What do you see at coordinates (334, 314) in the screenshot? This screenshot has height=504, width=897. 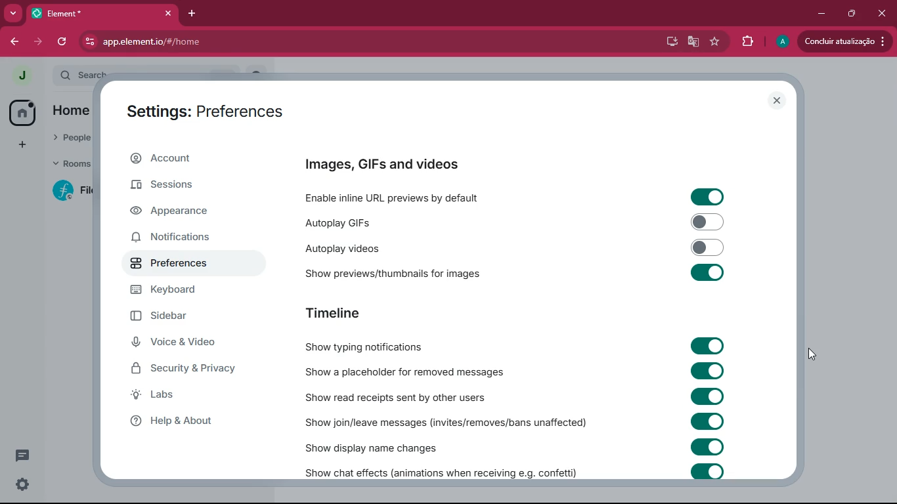 I see `timeline` at bounding box center [334, 314].